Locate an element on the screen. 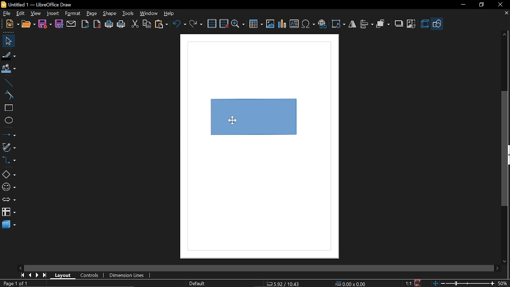  Move left is located at coordinates (20, 268).